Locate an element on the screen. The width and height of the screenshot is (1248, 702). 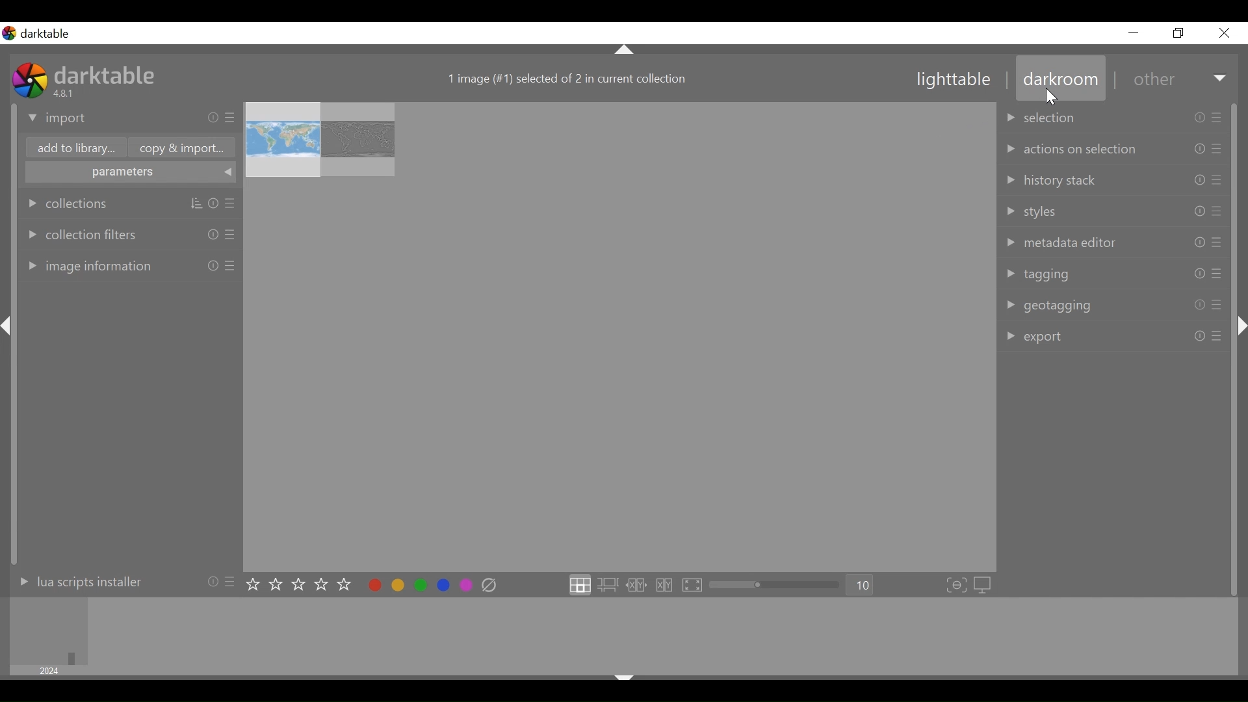
Zoom factor is located at coordinates (861, 585).